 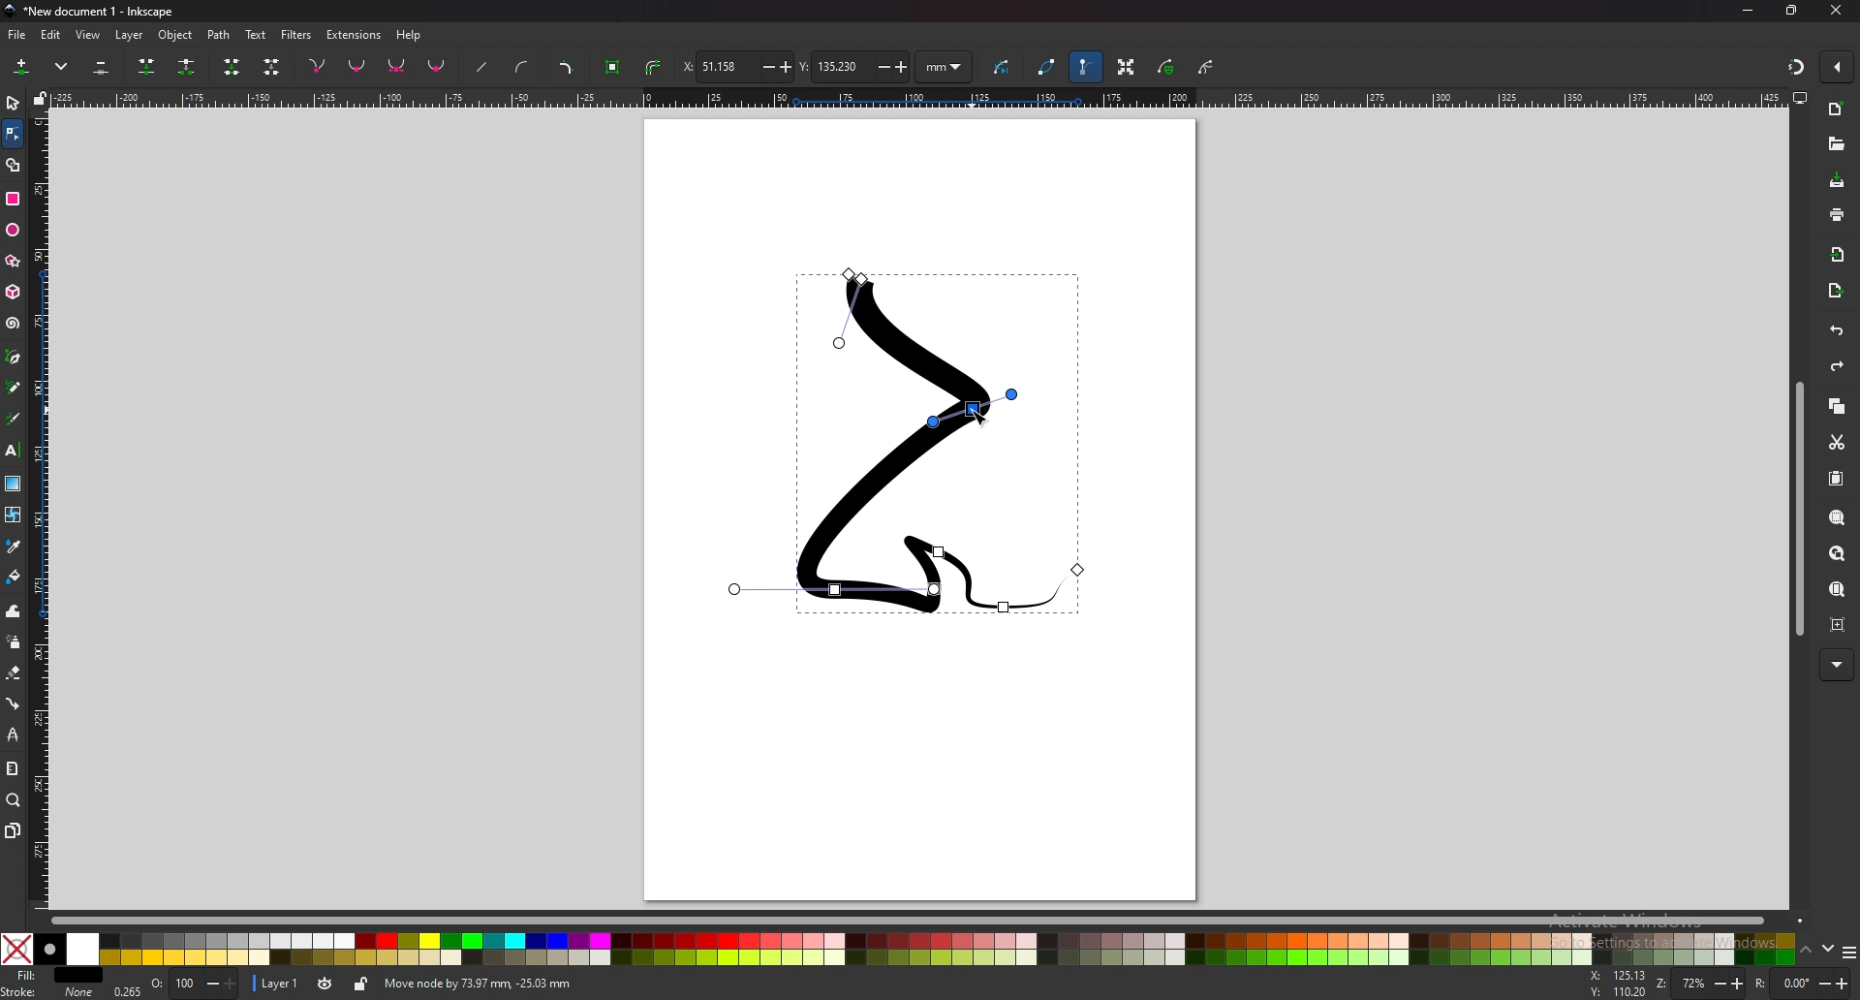 I want to click on straighten lines, so click(x=483, y=69).